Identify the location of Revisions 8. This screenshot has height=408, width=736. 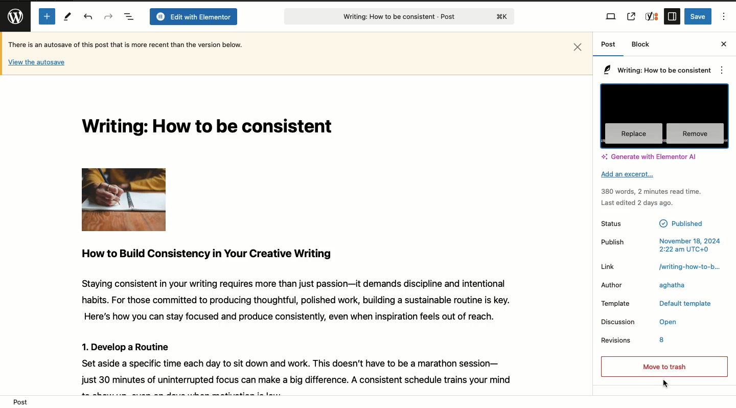
(640, 341).